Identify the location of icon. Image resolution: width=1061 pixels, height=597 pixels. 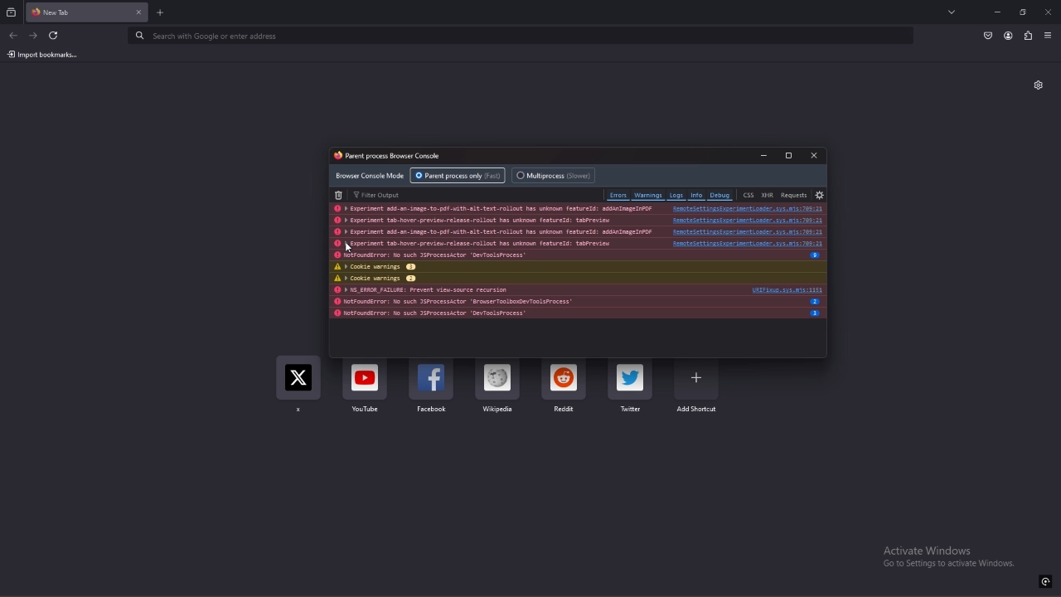
(1045, 581).